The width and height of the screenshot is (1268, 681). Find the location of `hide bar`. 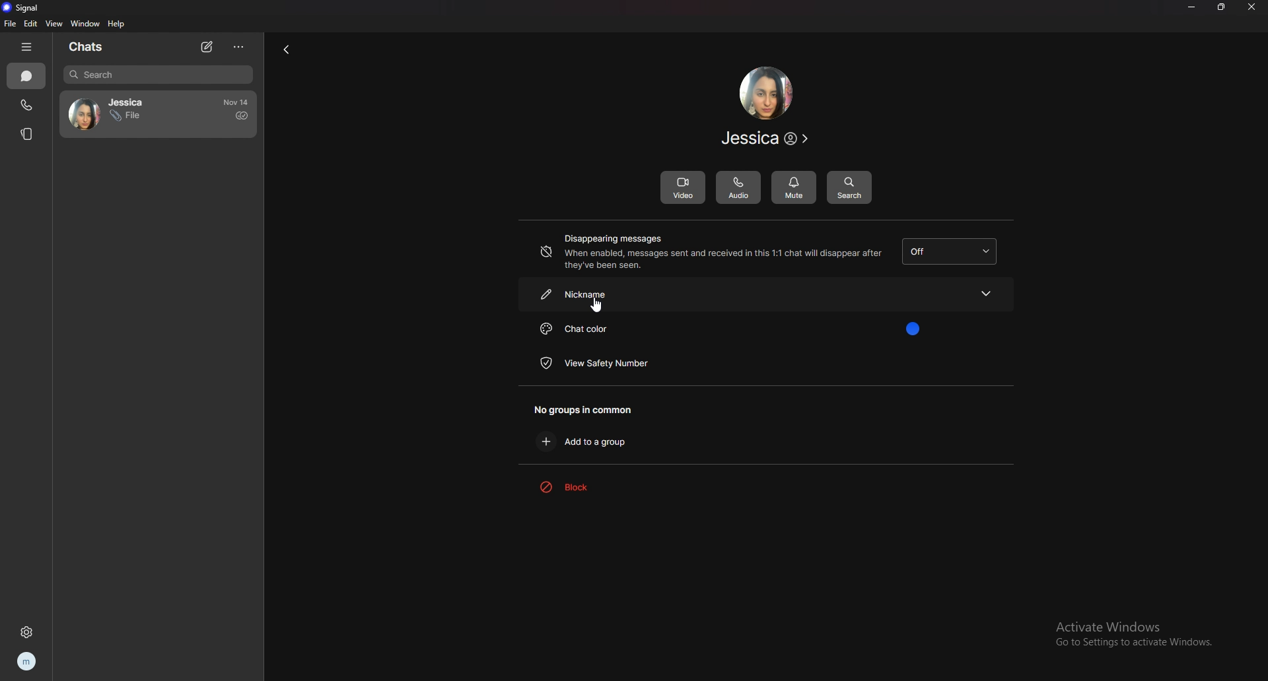

hide bar is located at coordinates (29, 46).